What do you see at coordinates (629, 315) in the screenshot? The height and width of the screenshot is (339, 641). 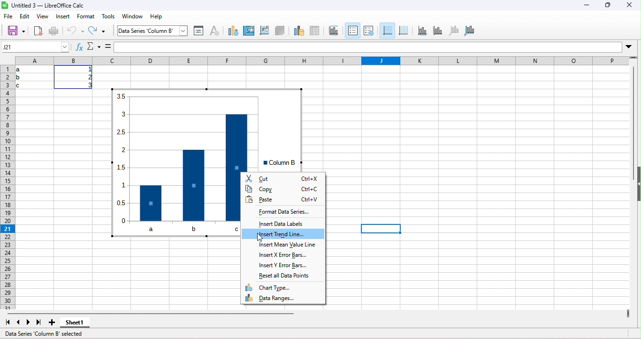 I see `view more columns` at bounding box center [629, 315].